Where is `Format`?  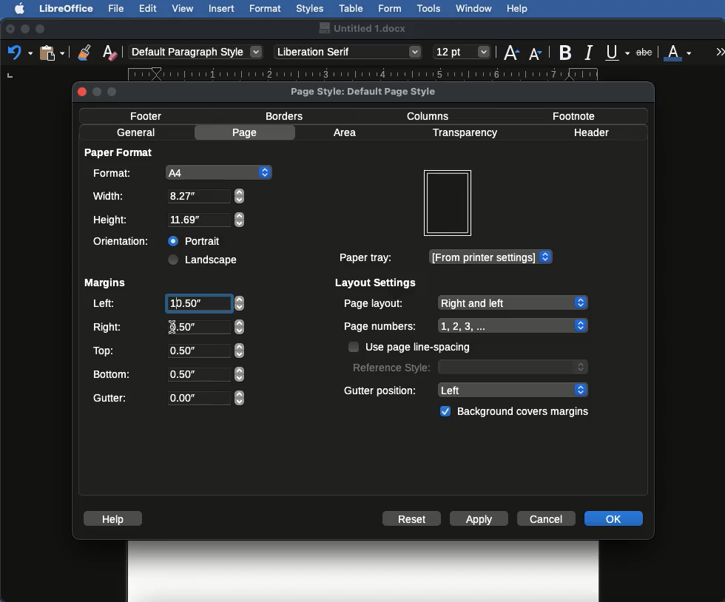
Format is located at coordinates (266, 9).